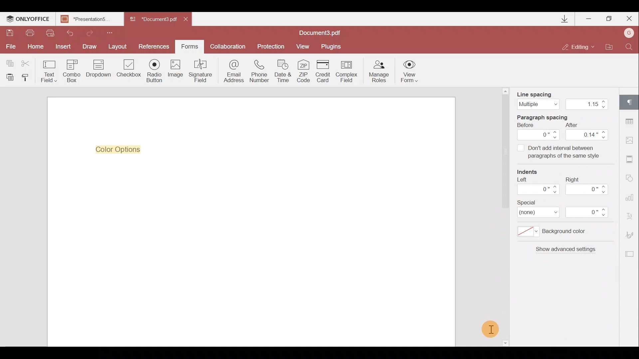  I want to click on View, so click(305, 47).